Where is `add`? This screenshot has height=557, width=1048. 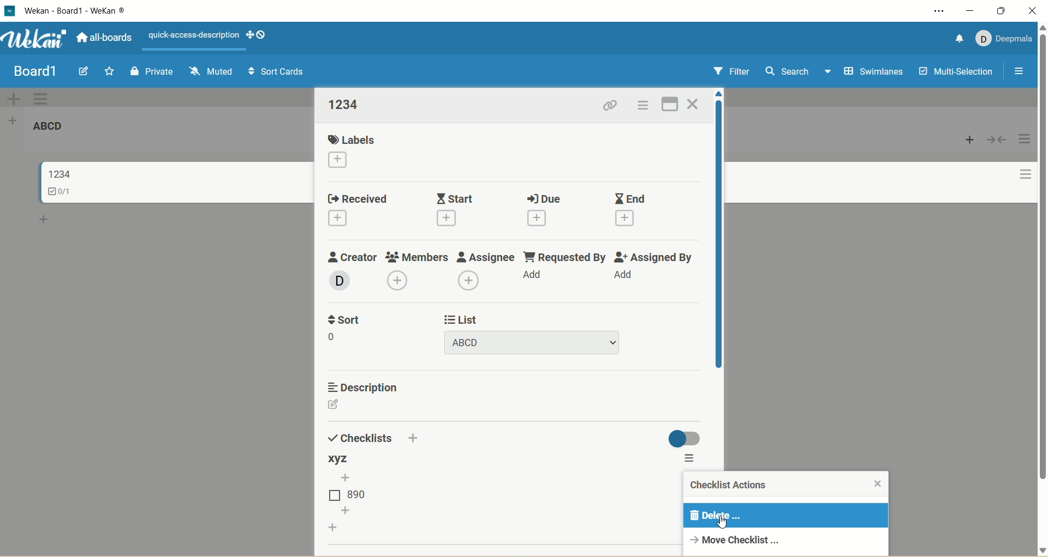 add is located at coordinates (422, 438).